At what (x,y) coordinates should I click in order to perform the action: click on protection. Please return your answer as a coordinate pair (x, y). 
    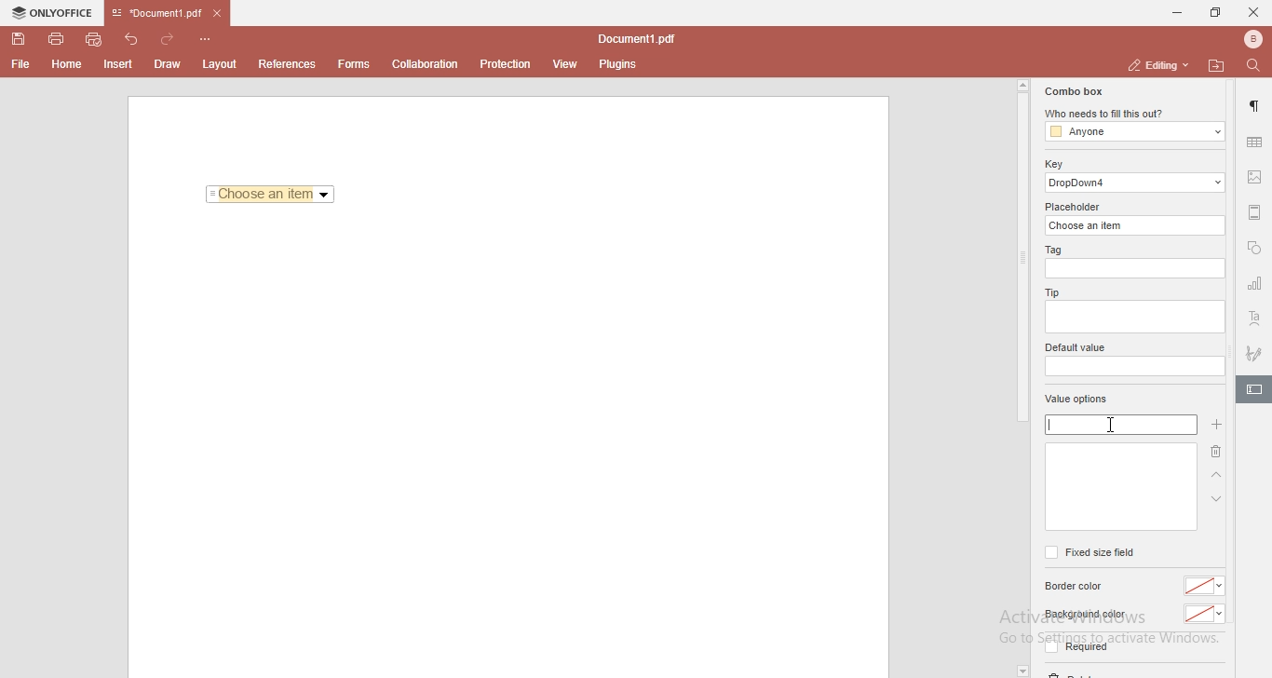
    Looking at the image, I should click on (506, 63).